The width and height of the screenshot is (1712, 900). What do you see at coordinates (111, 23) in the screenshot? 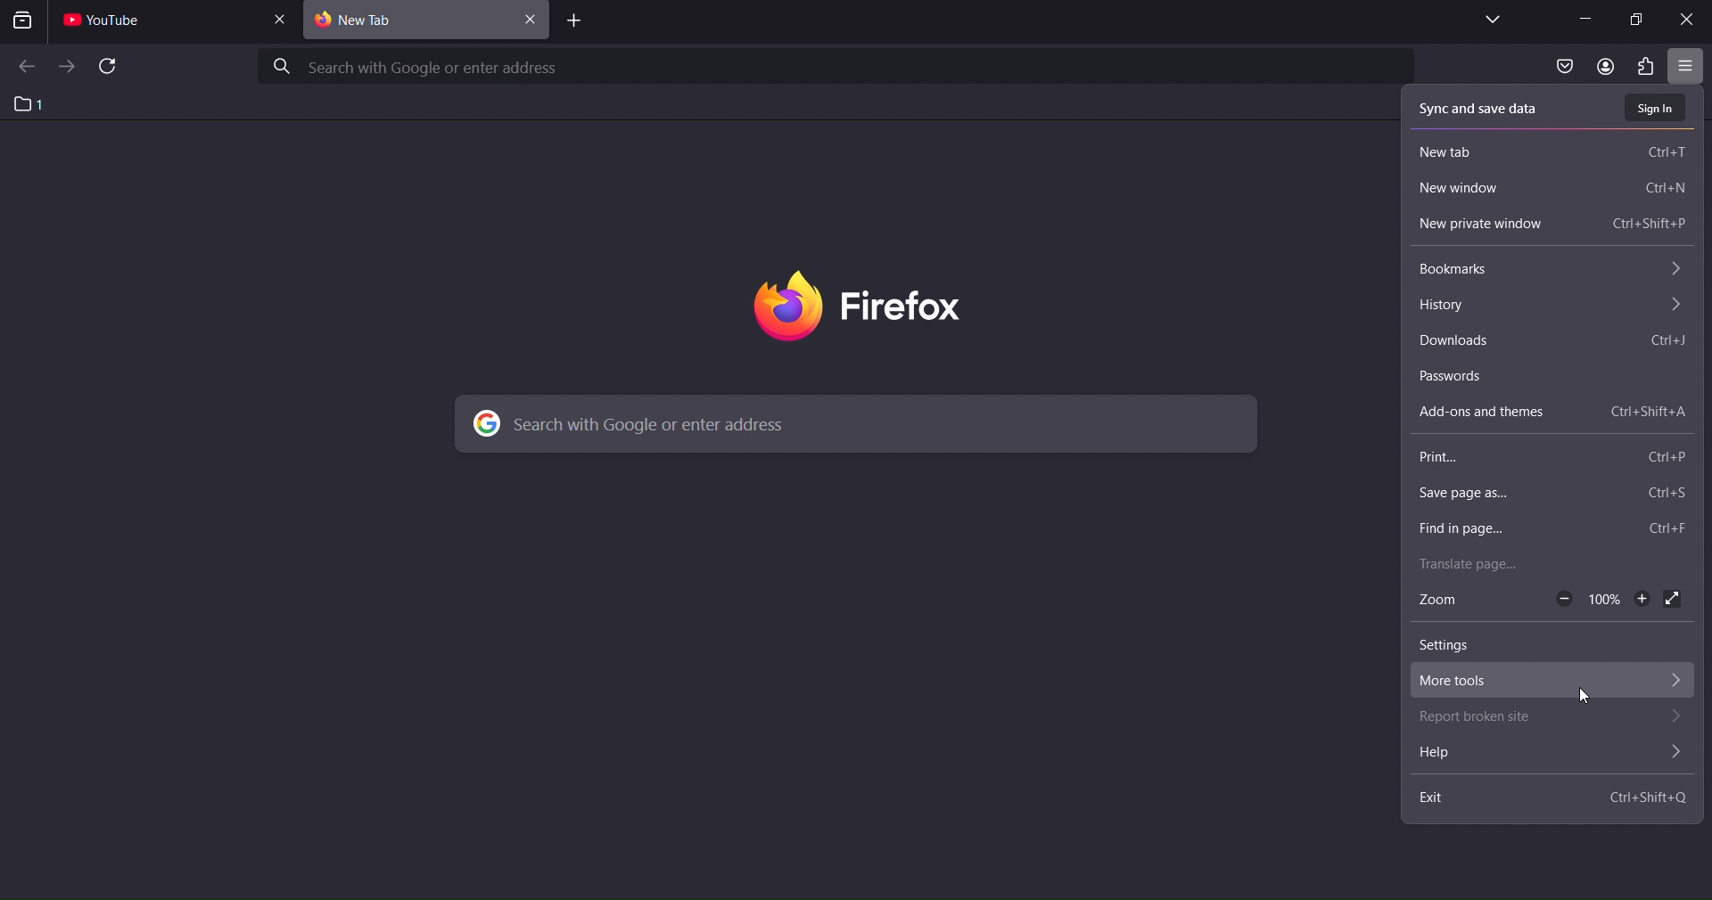
I see `youtube` at bounding box center [111, 23].